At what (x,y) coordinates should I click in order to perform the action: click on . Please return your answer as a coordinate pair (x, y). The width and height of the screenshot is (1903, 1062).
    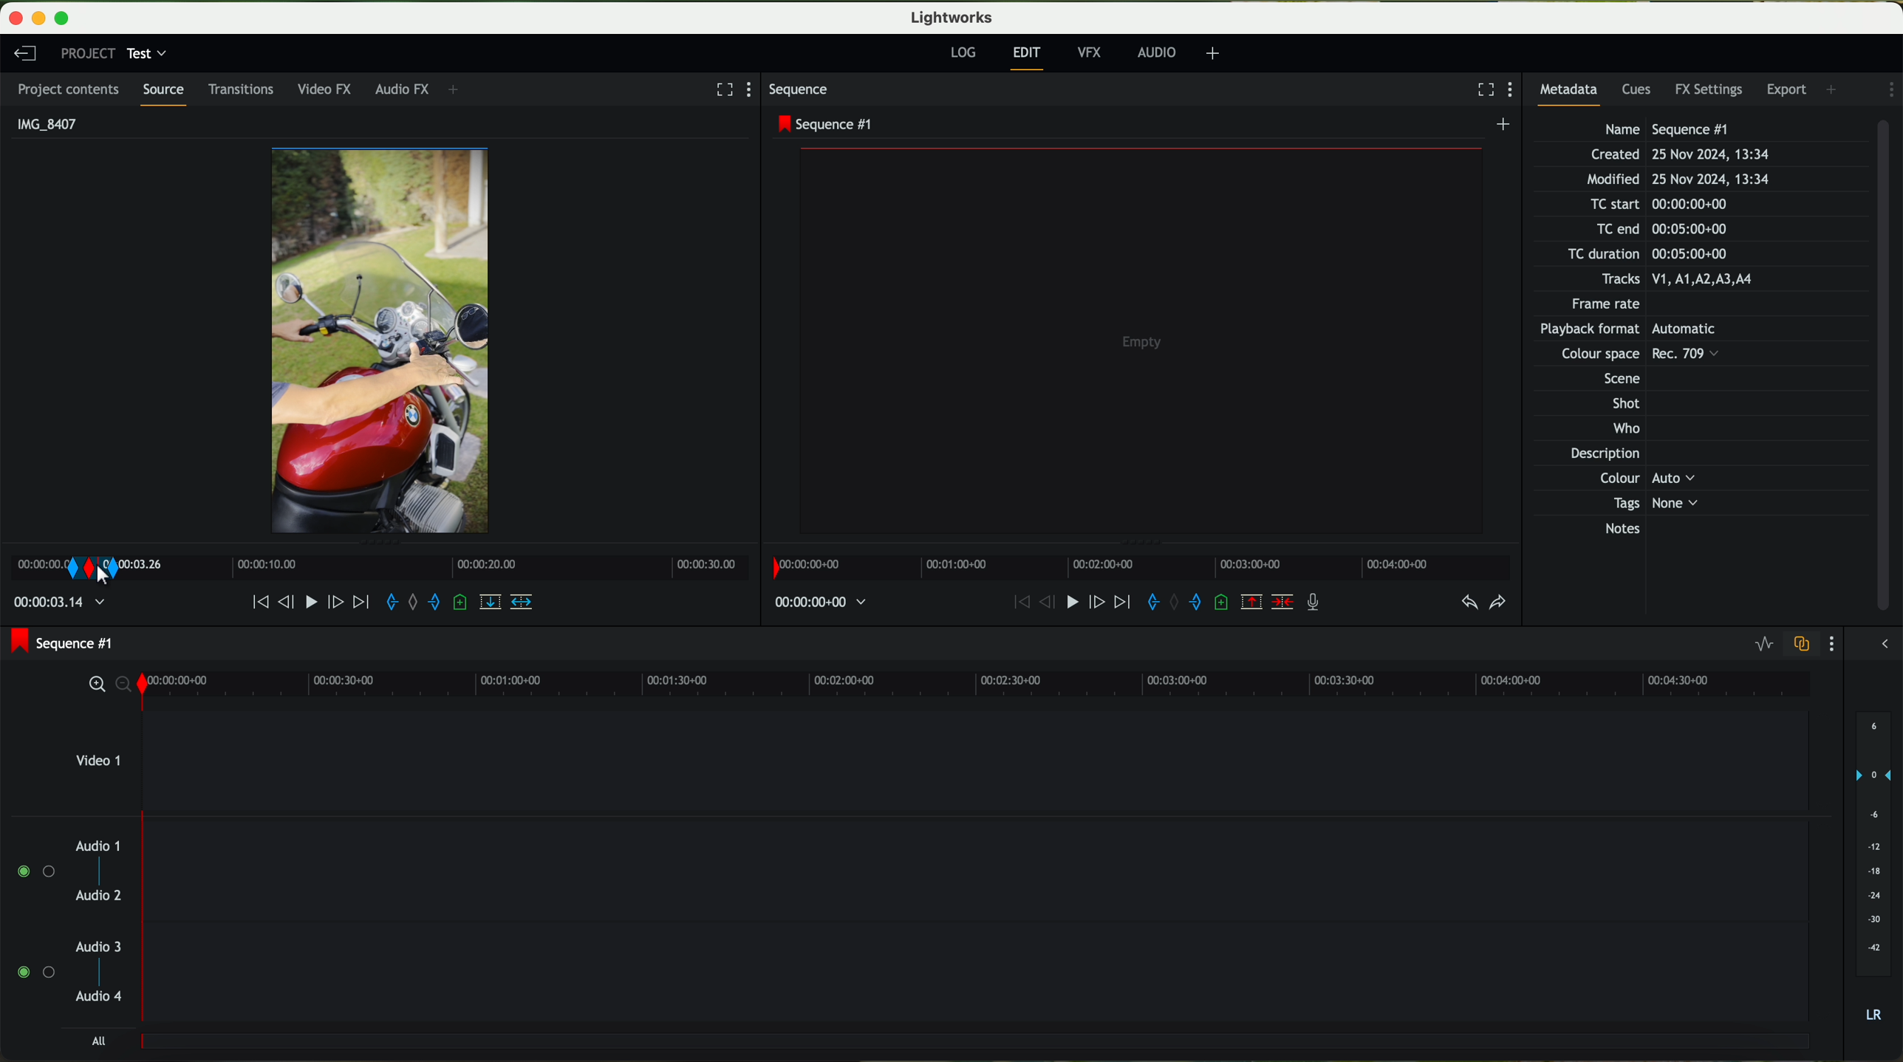
    Looking at the image, I should click on (1641, 330).